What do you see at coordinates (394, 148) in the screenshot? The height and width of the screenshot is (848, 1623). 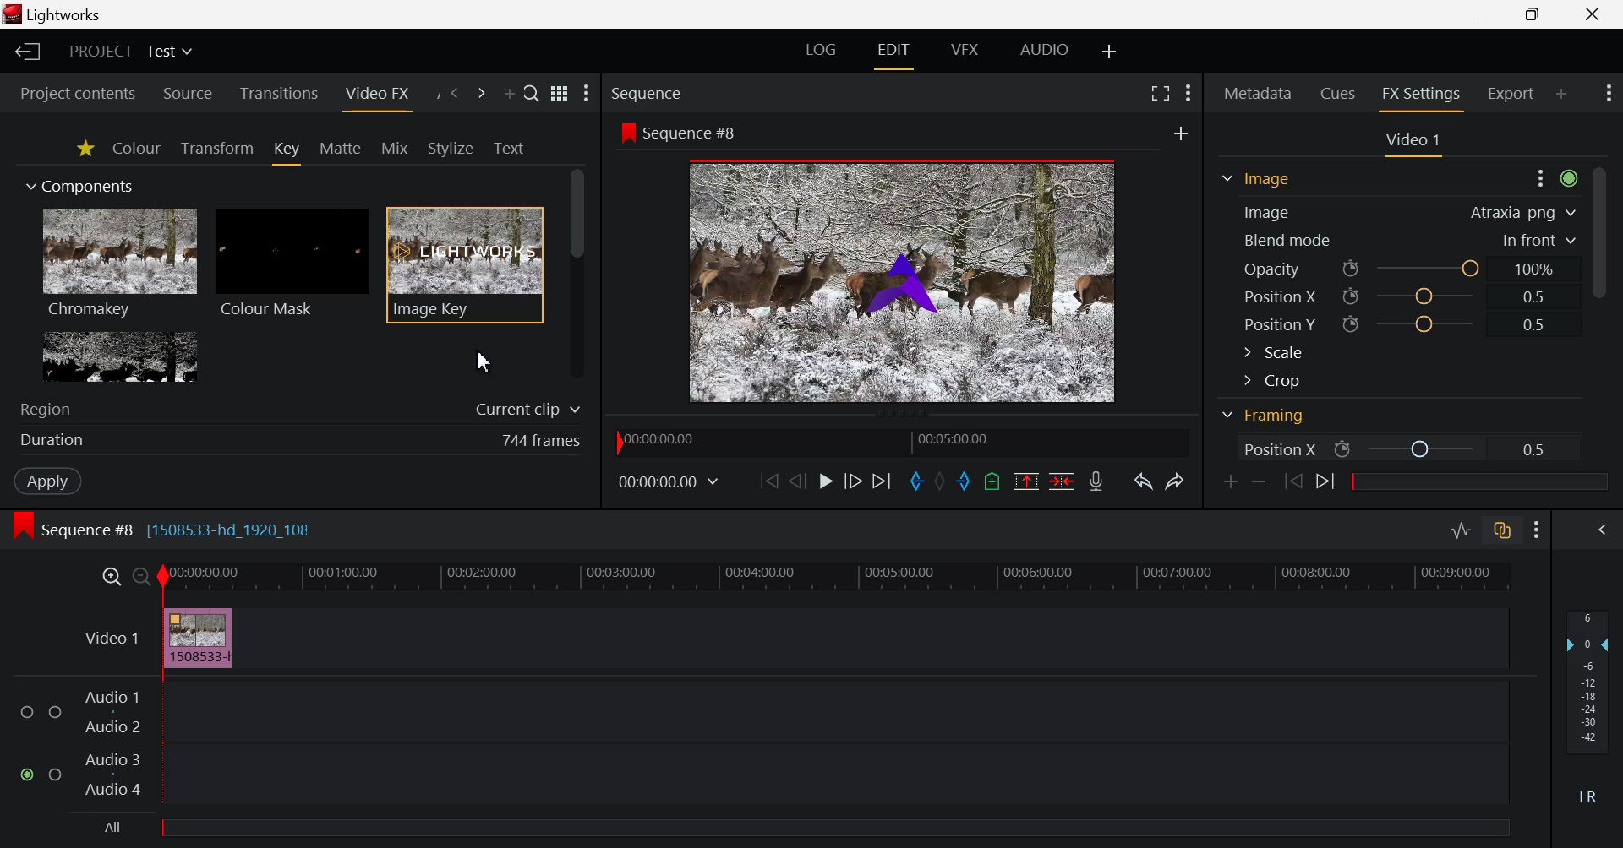 I see `Mix` at bounding box center [394, 148].